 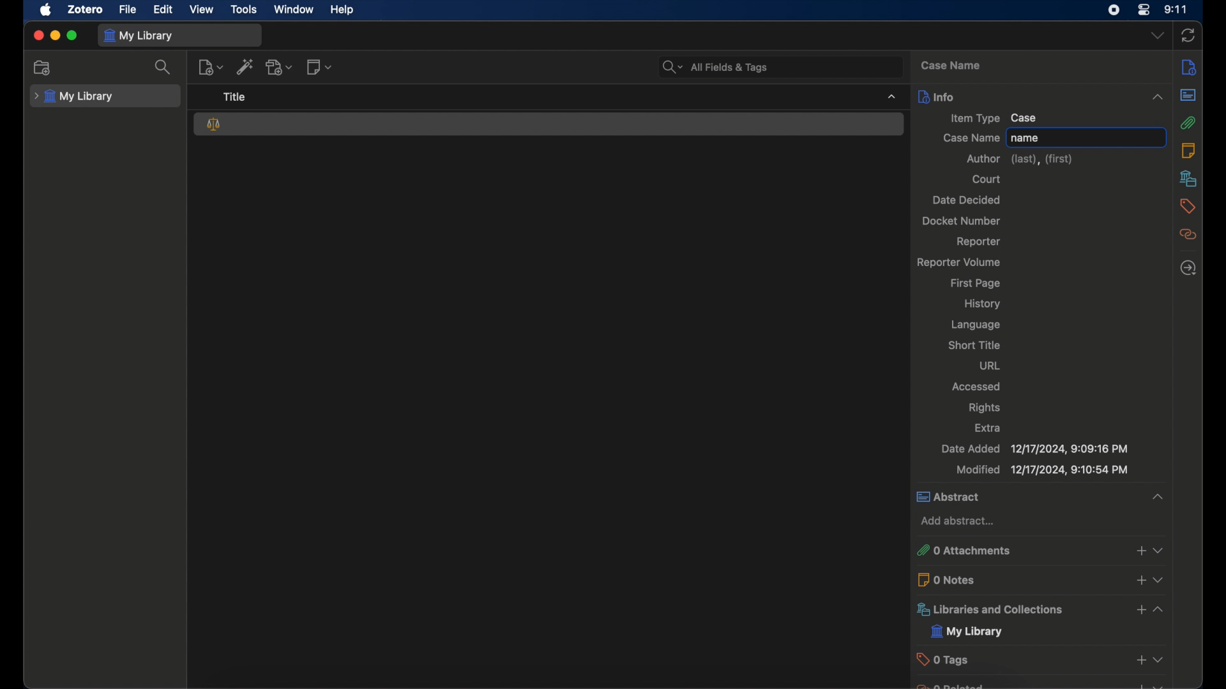 What do you see at coordinates (1188, 36) in the screenshot?
I see `sync` at bounding box center [1188, 36].